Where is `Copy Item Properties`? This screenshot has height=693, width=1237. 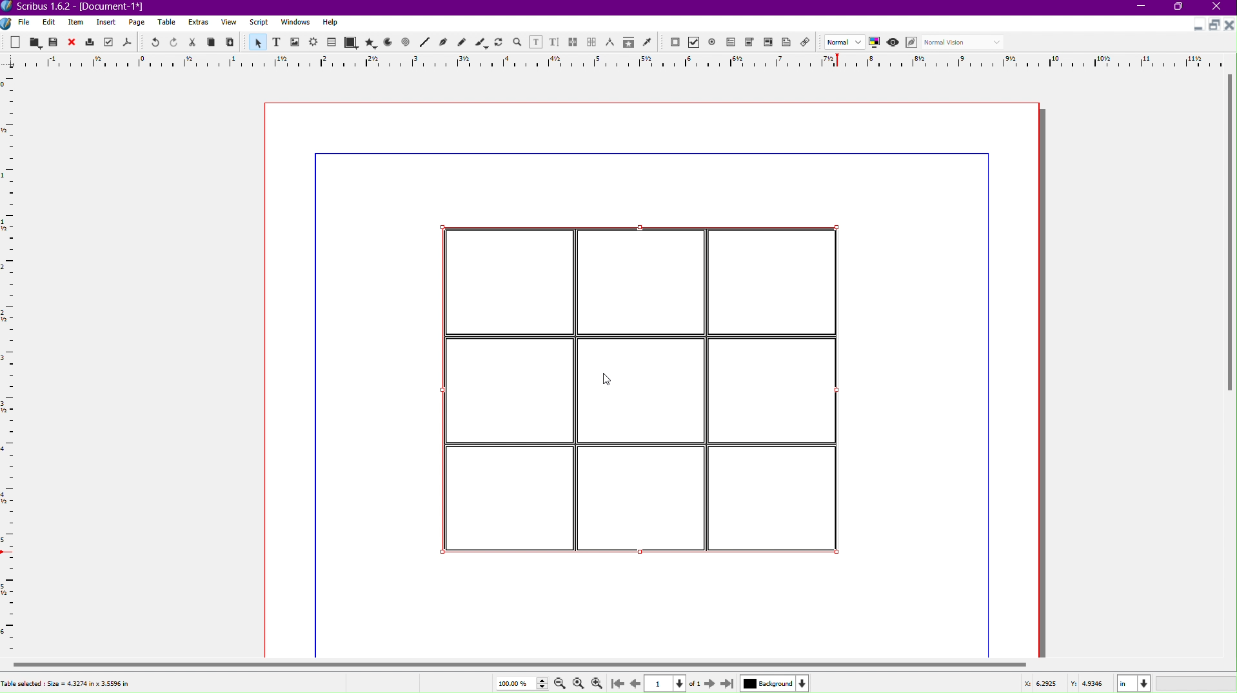 Copy Item Properties is located at coordinates (628, 43).